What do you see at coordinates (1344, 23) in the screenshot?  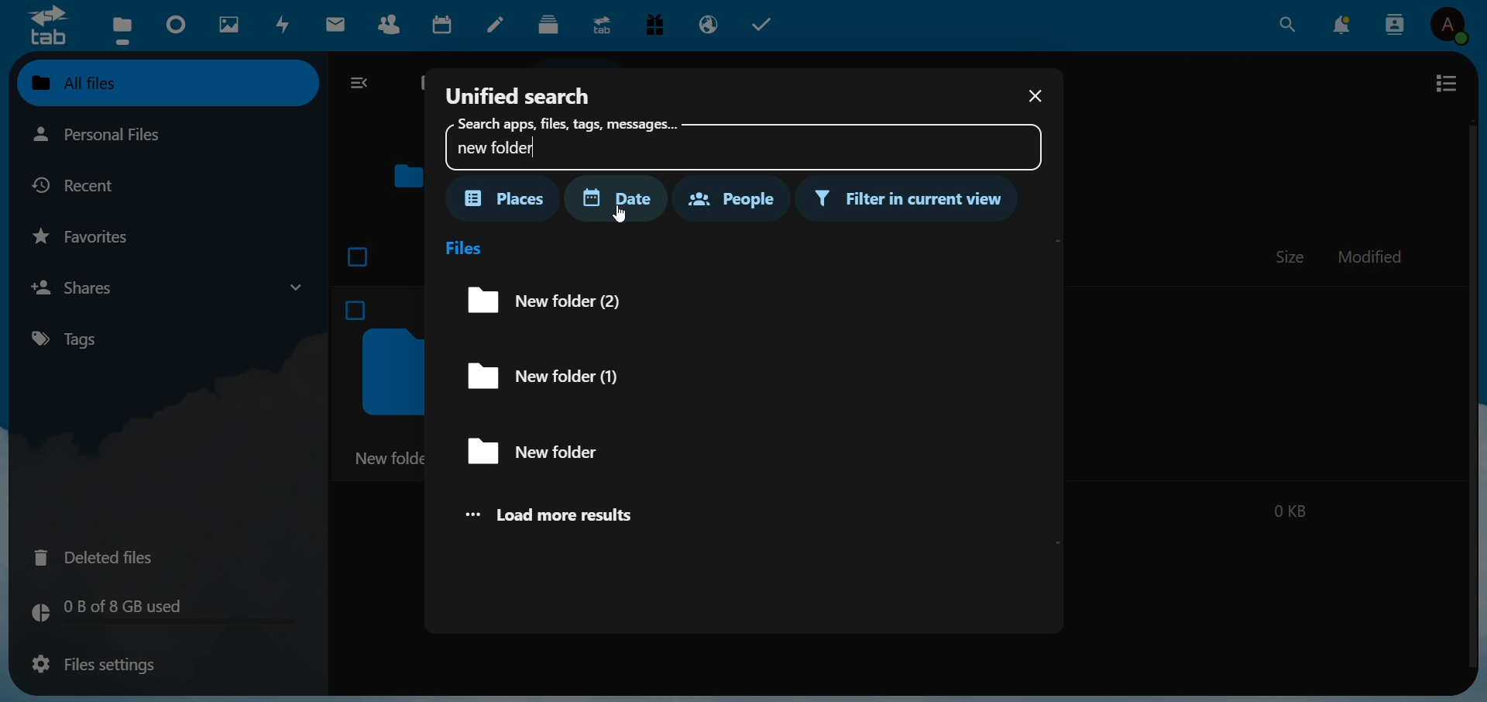 I see `notification` at bounding box center [1344, 23].